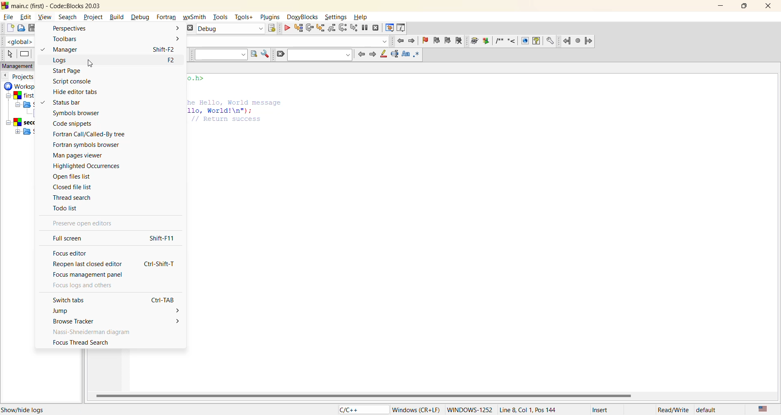 The height and width of the screenshot is (415, 781). I want to click on stop debugger, so click(377, 28).